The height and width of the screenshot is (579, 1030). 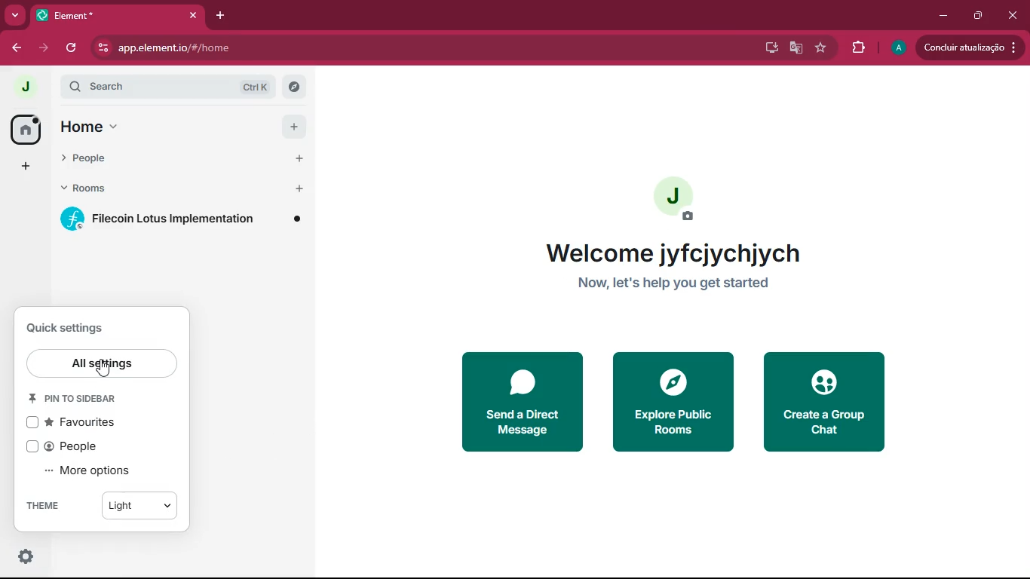 I want to click on cursor on all settings, so click(x=105, y=369).